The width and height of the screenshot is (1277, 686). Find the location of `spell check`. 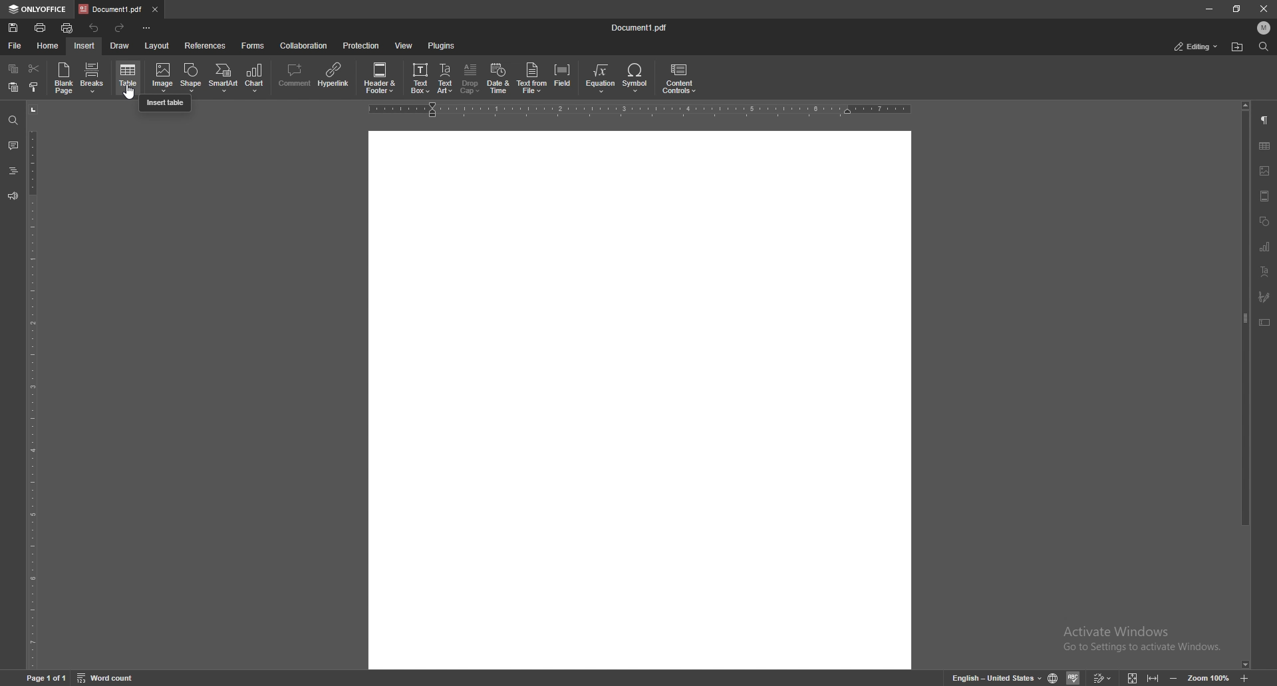

spell check is located at coordinates (1074, 677).